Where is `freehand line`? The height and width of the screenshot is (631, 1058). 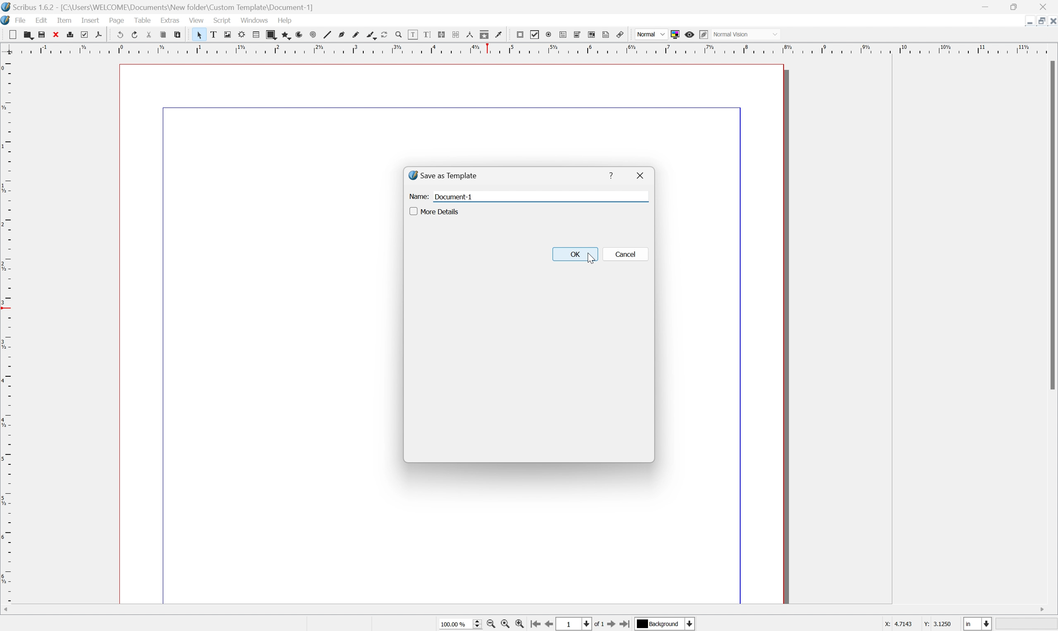
freehand line is located at coordinates (358, 34).